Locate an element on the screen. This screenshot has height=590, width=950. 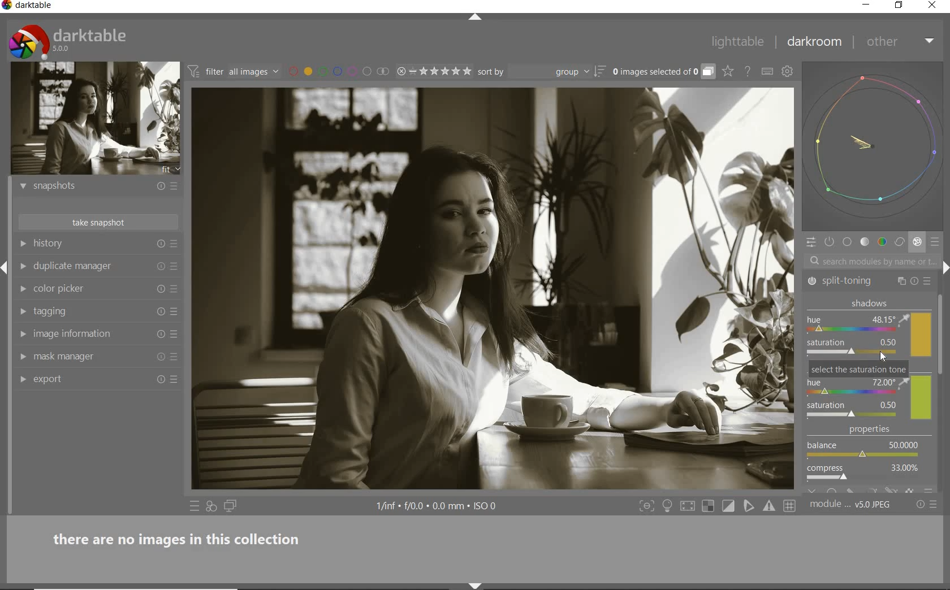
effect is located at coordinates (917, 243).